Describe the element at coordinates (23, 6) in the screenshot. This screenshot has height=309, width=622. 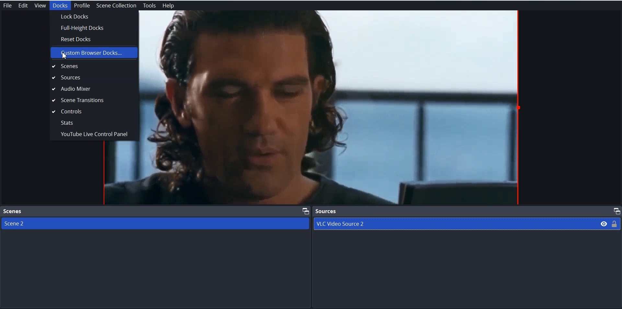
I see `Edit` at that location.